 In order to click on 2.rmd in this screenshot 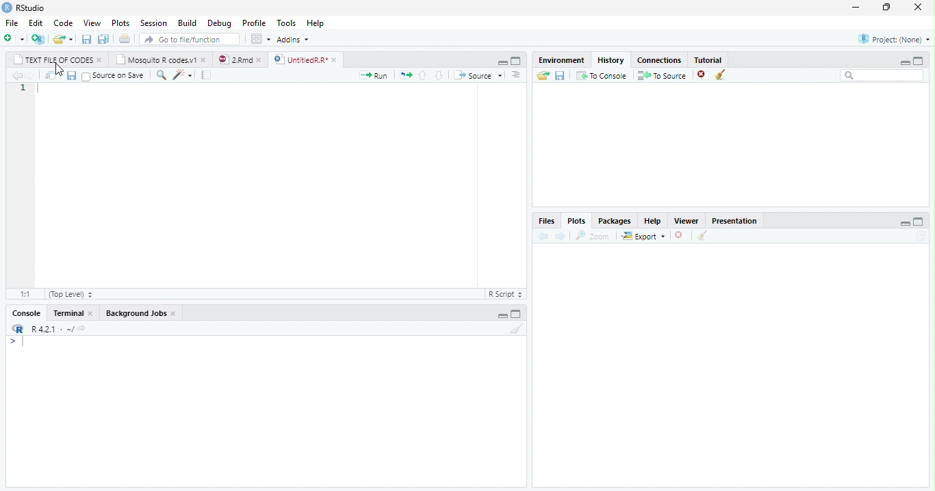, I will do `click(235, 59)`.